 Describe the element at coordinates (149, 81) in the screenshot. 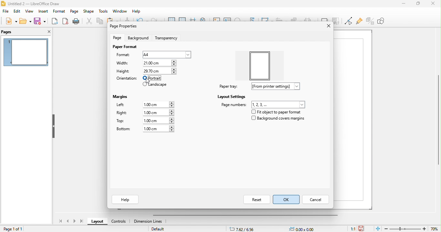

I see `Cursor` at that location.